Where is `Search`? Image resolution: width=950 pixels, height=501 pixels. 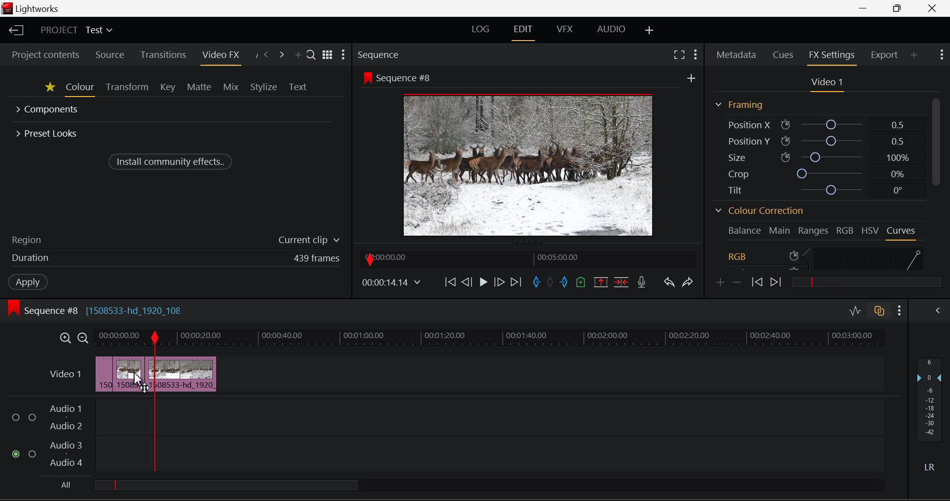 Search is located at coordinates (311, 53).